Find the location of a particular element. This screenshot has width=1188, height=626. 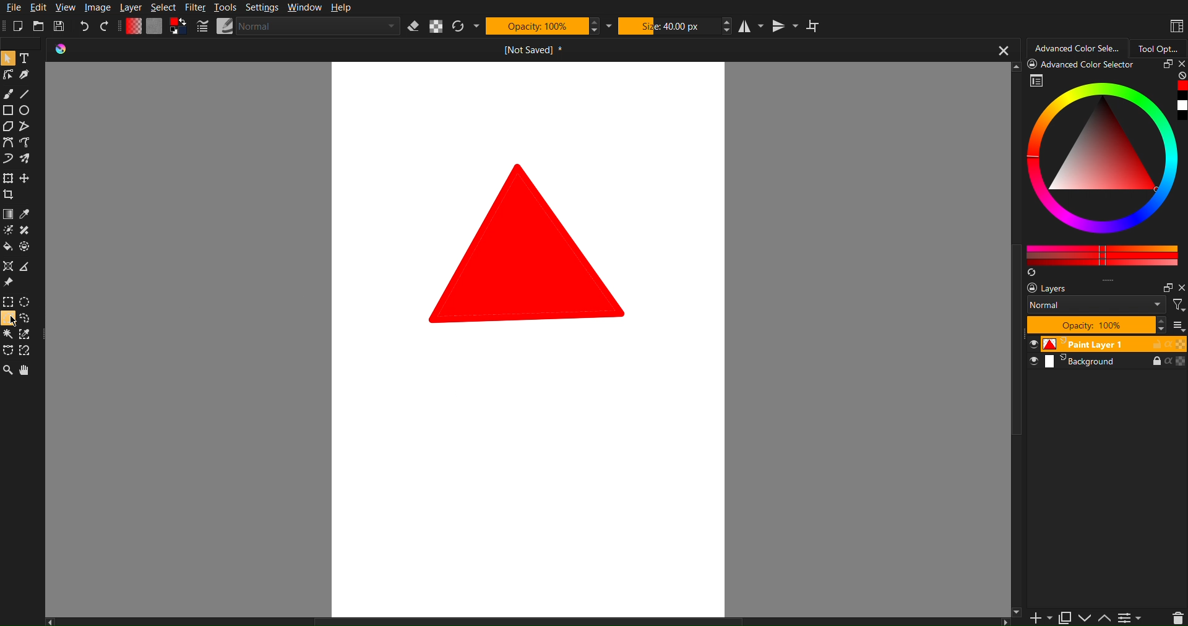

Up  is located at coordinates (1105, 619).